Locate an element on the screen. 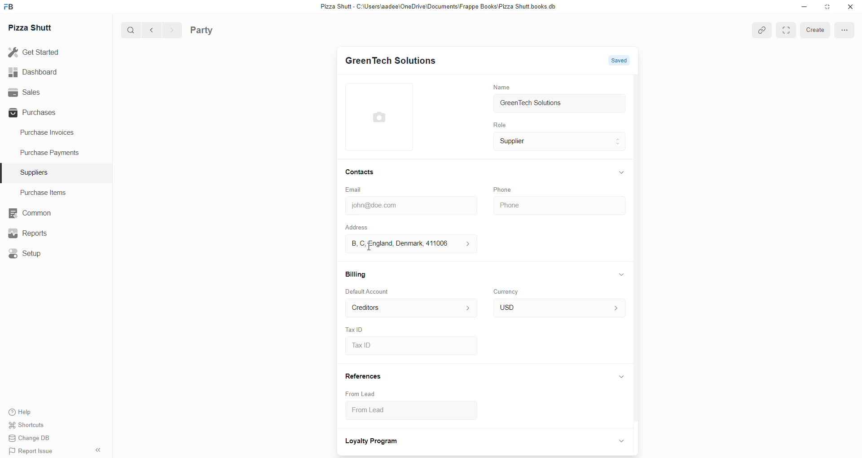  fullscreen is located at coordinates (844, 31).